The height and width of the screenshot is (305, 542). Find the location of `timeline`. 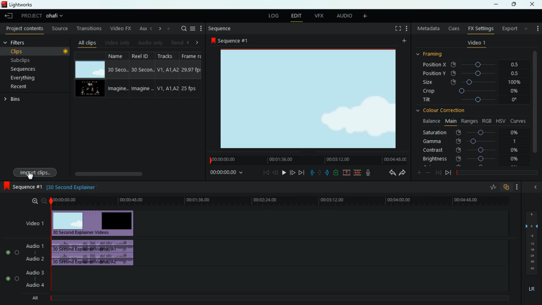

timeline is located at coordinates (276, 298).